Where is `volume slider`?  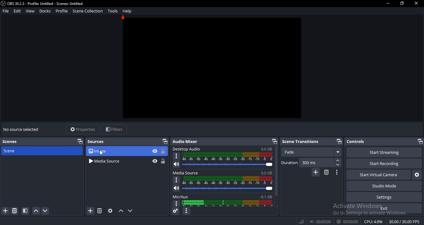 volume slider is located at coordinates (223, 189).